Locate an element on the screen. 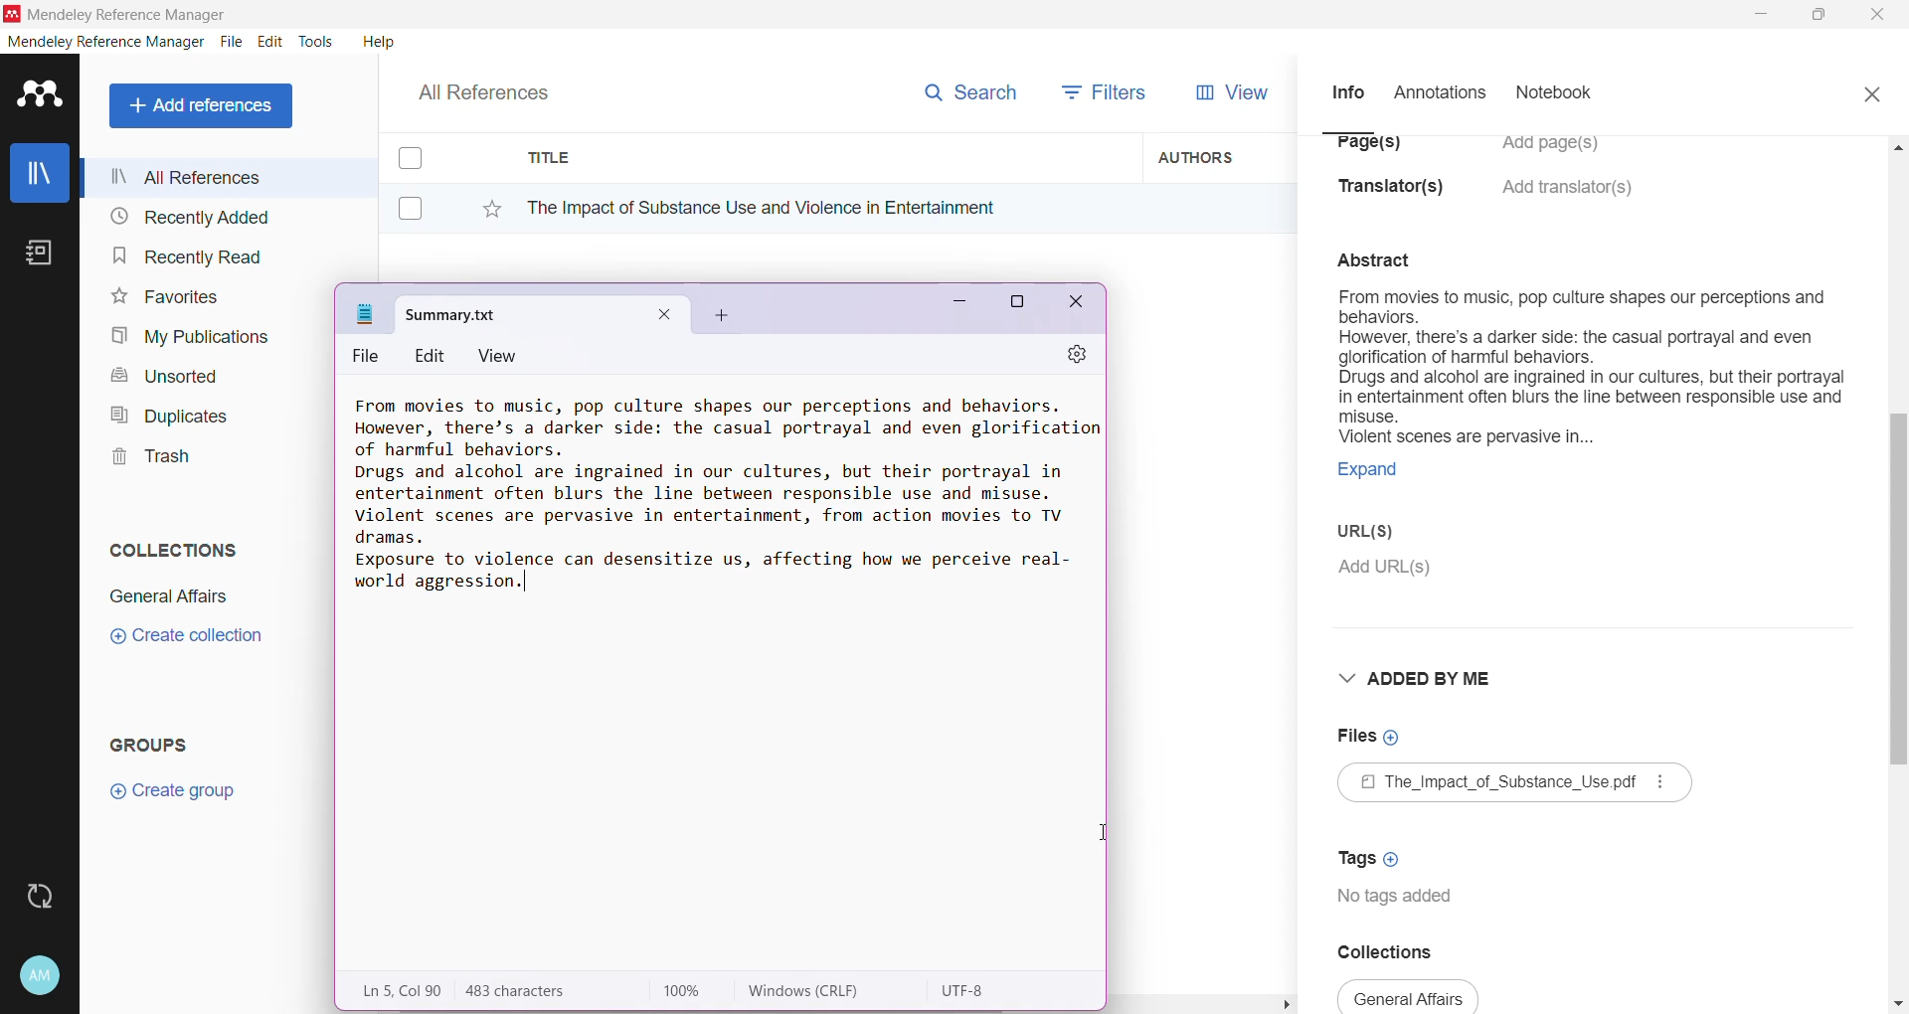 The image size is (1909, 1014). Add New Tab is located at coordinates (723, 316).